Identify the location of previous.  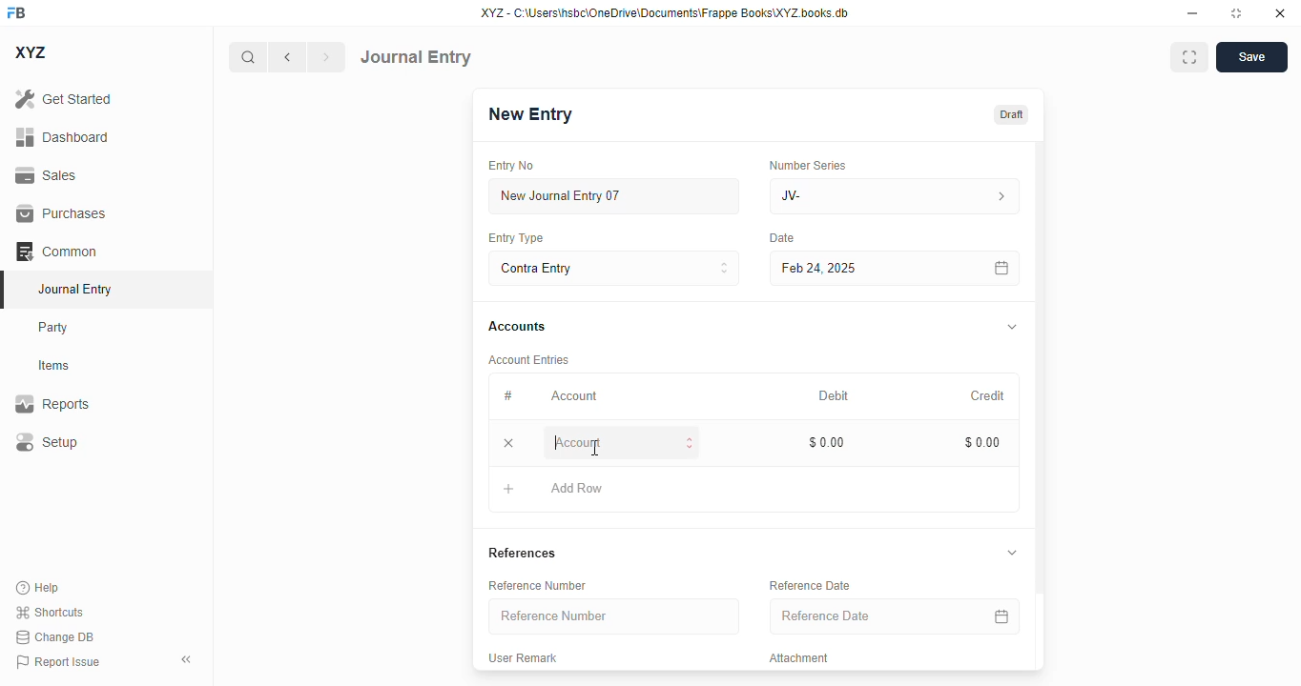
(287, 57).